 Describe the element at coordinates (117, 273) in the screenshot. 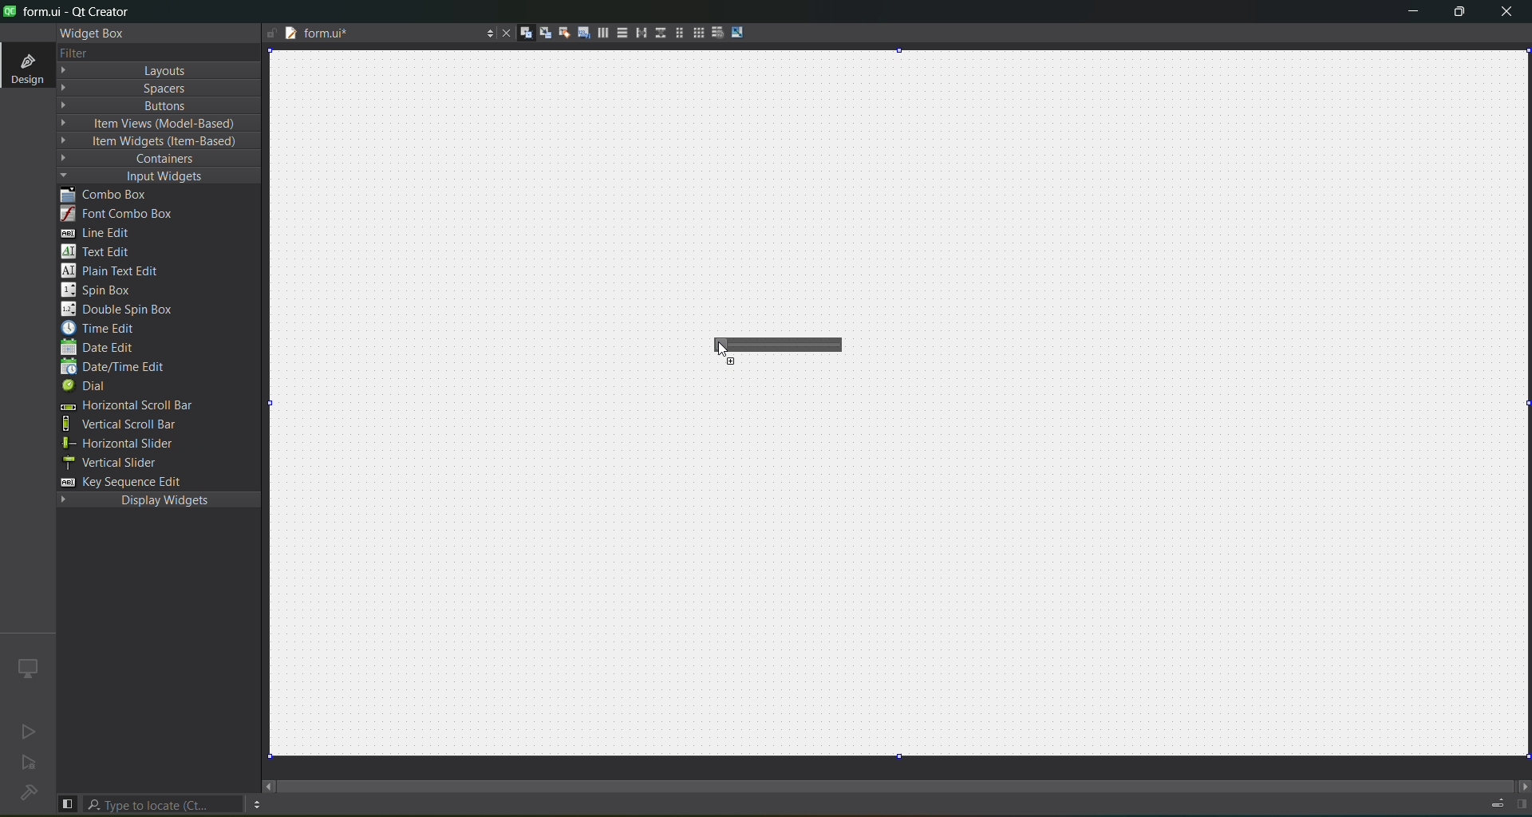

I see `plain text edit` at that location.